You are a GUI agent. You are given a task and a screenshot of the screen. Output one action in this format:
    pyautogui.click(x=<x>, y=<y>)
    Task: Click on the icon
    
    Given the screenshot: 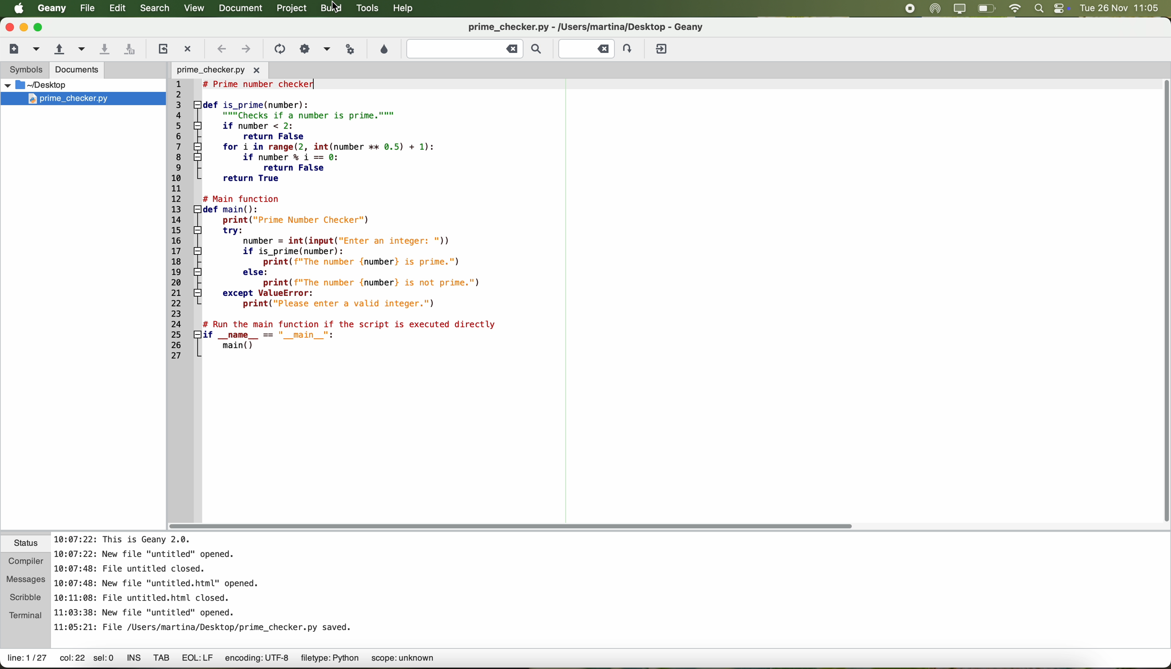 What is the action you would take?
    pyautogui.click(x=279, y=49)
    